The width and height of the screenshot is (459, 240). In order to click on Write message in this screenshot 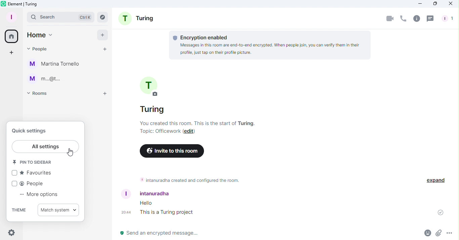, I will do `click(266, 233)`.